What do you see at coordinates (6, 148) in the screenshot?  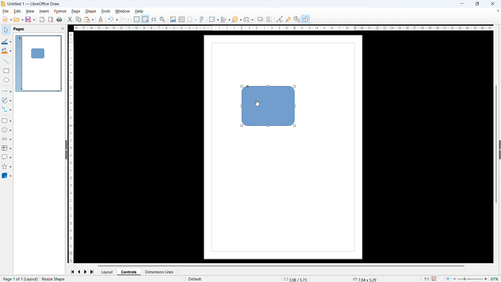 I see `Flow chart ` at bounding box center [6, 148].